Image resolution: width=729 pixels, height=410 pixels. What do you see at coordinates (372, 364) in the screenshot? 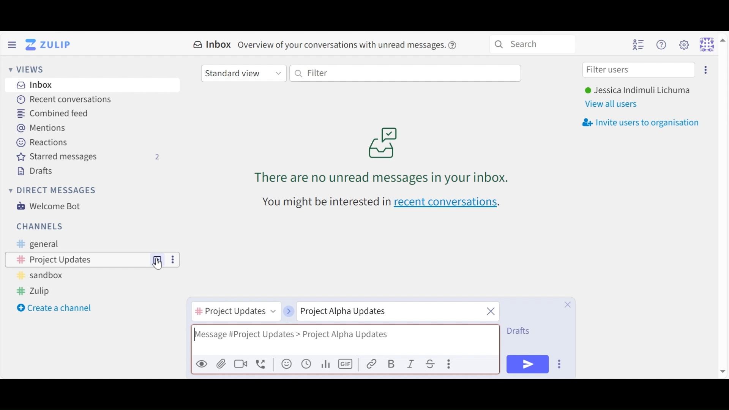
I see `link` at bounding box center [372, 364].